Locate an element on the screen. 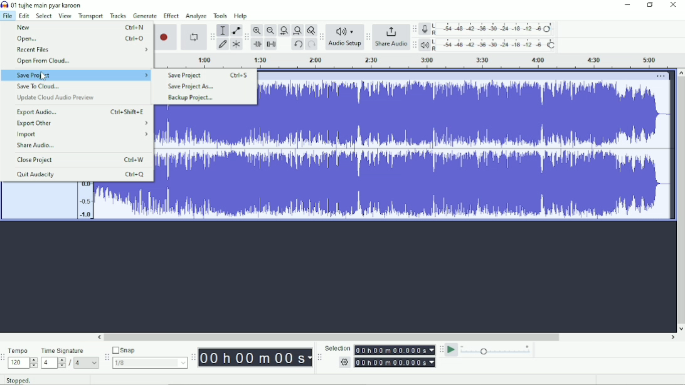 This screenshot has height=385, width=685. Envelope tool is located at coordinates (236, 31).